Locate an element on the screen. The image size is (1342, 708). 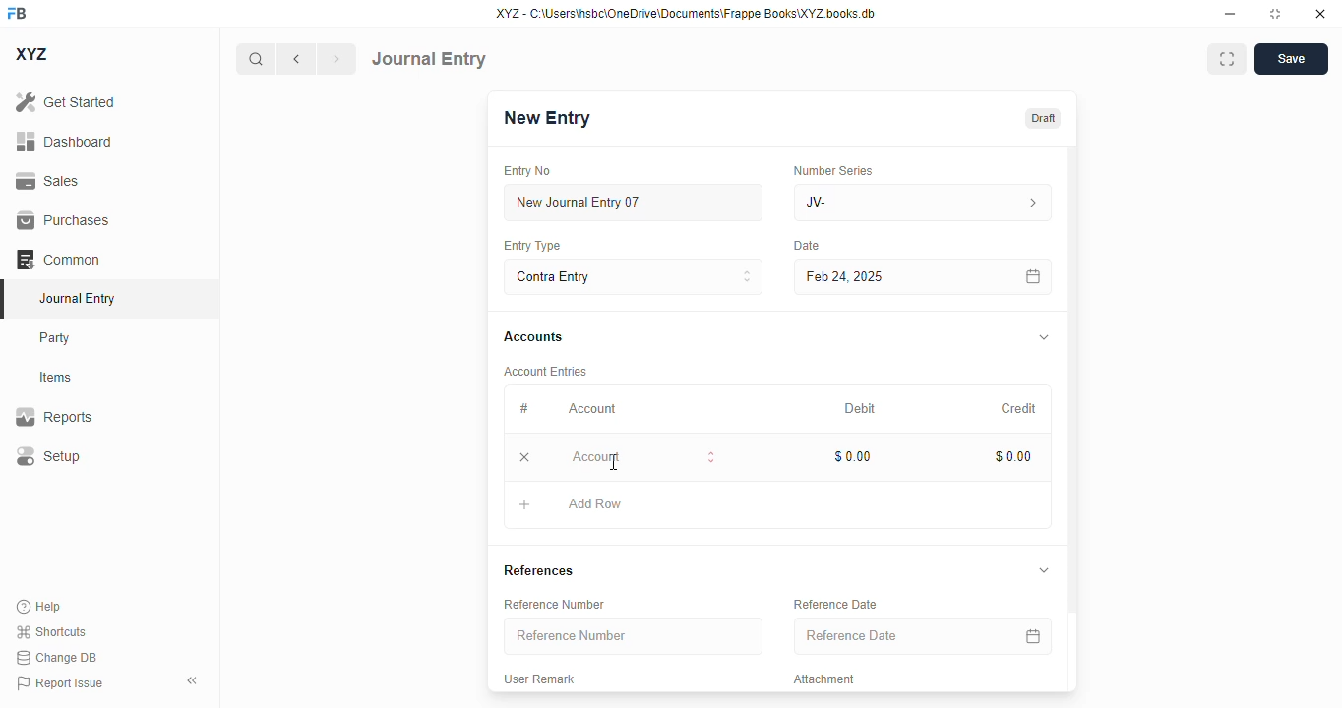
add row  is located at coordinates (595, 503).